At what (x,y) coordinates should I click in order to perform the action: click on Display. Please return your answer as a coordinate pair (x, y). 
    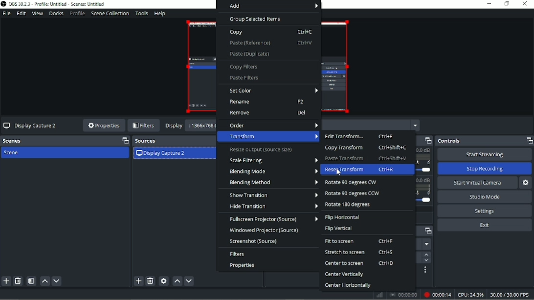
    Looking at the image, I should click on (174, 126).